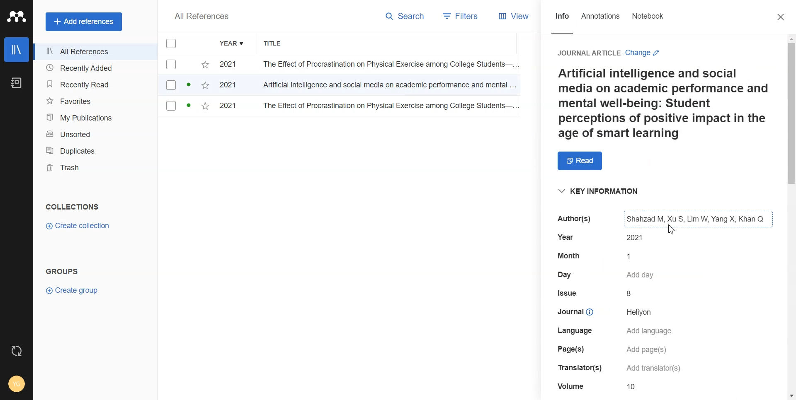 The height and width of the screenshot is (400, 796). I want to click on Duplicates, so click(95, 151).